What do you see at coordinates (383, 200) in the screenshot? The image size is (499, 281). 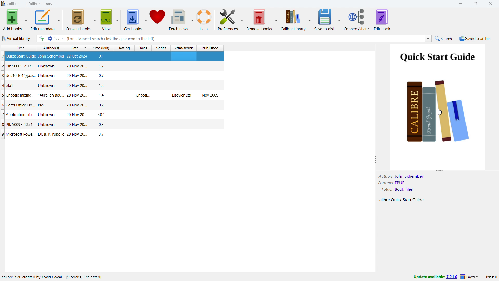 I see `Calibre` at bounding box center [383, 200].